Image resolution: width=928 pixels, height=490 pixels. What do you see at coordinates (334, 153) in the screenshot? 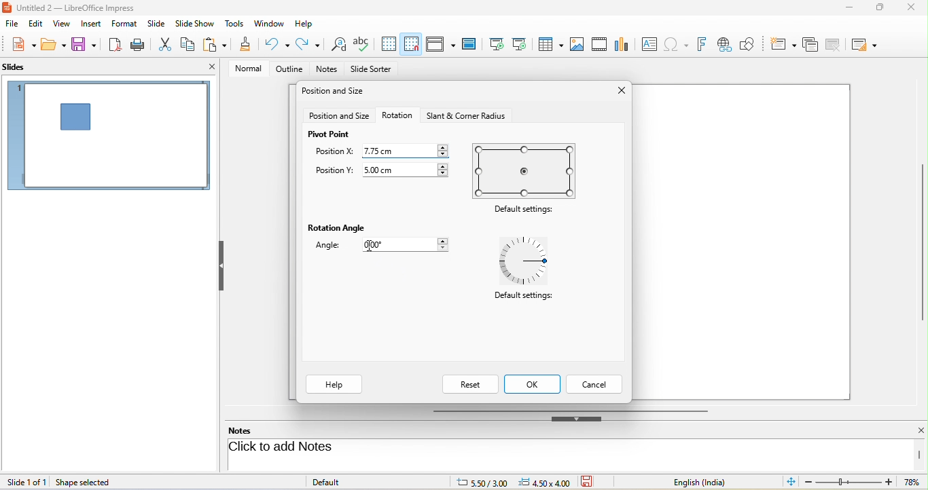
I see `position x` at bounding box center [334, 153].